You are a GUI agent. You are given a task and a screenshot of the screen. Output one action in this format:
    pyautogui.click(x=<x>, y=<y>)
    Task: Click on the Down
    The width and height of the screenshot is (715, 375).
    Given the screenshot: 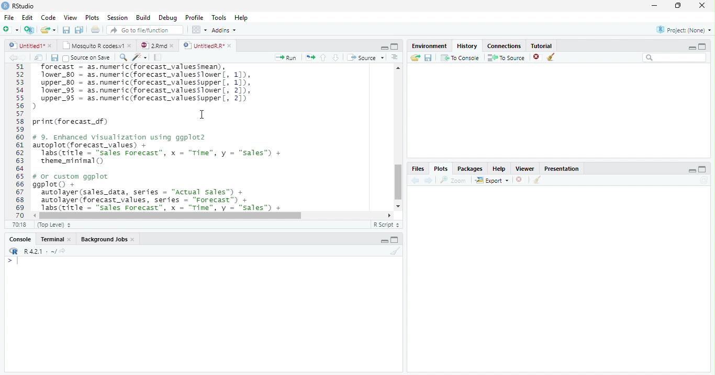 What is the action you would take?
    pyautogui.click(x=336, y=58)
    